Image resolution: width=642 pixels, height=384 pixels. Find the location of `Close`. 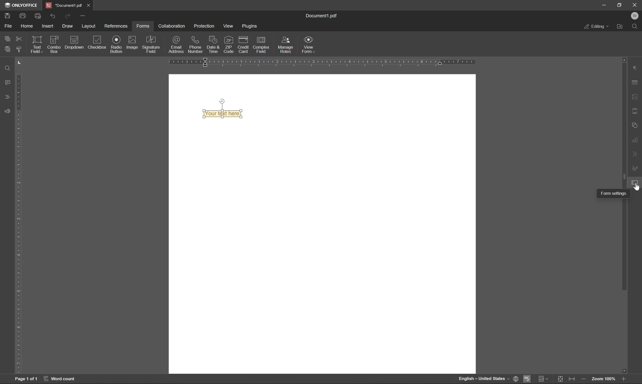

Close is located at coordinates (89, 5).